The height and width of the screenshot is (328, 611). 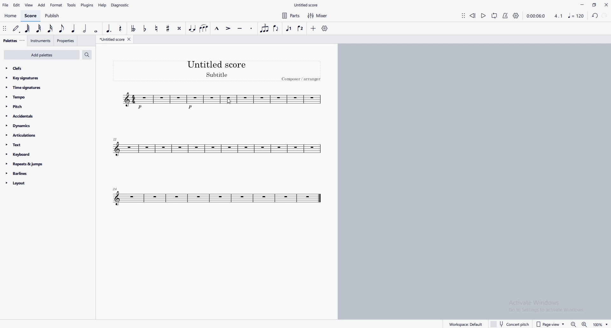 What do you see at coordinates (41, 125) in the screenshot?
I see `dynamics` at bounding box center [41, 125].